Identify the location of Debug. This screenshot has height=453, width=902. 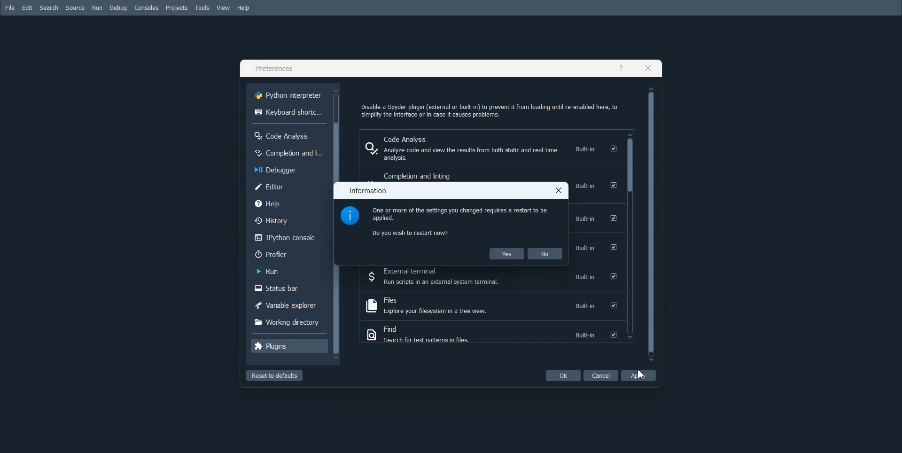
(119, 8).